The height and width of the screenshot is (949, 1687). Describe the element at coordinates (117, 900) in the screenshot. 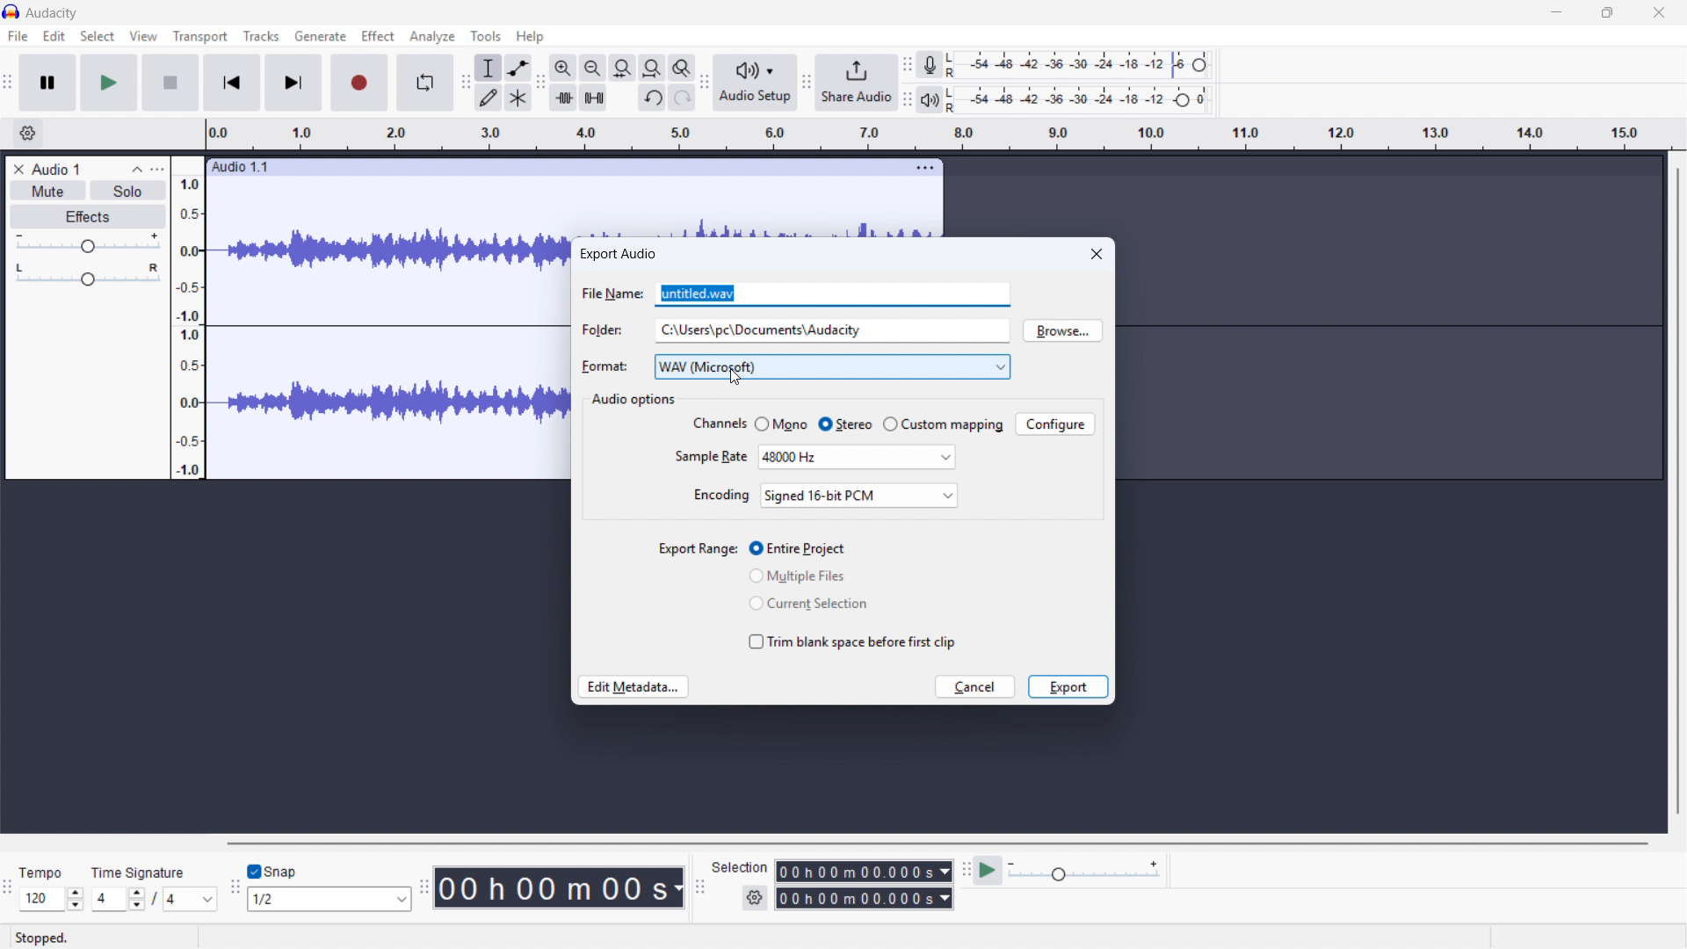

I see `Set time signature ` at that location.